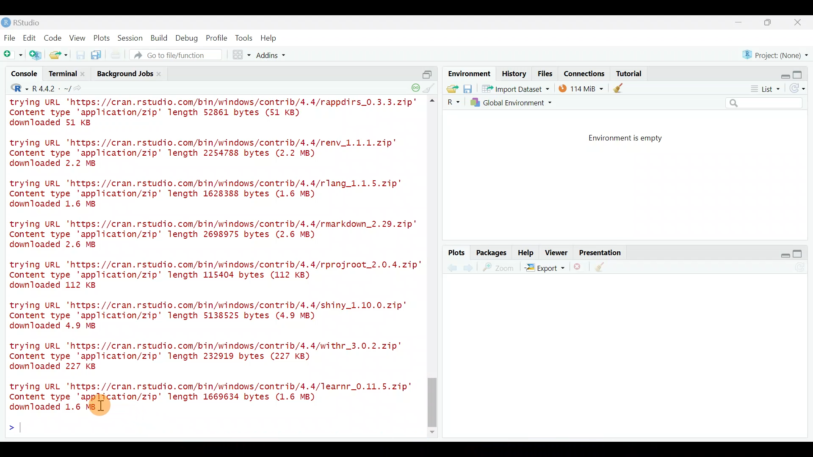 This screenshot has height=457, width=813. What do you see at coordinates (470, 267) in the screenshot?
I see `previous plot` at bounding box center [470, 267].